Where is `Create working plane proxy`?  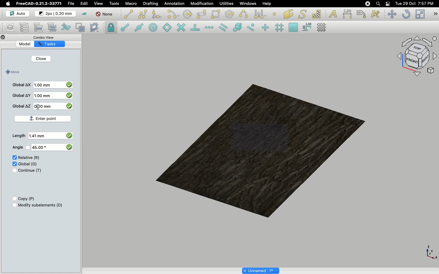
Create working plane proxy is located at coordinates (95, 28).